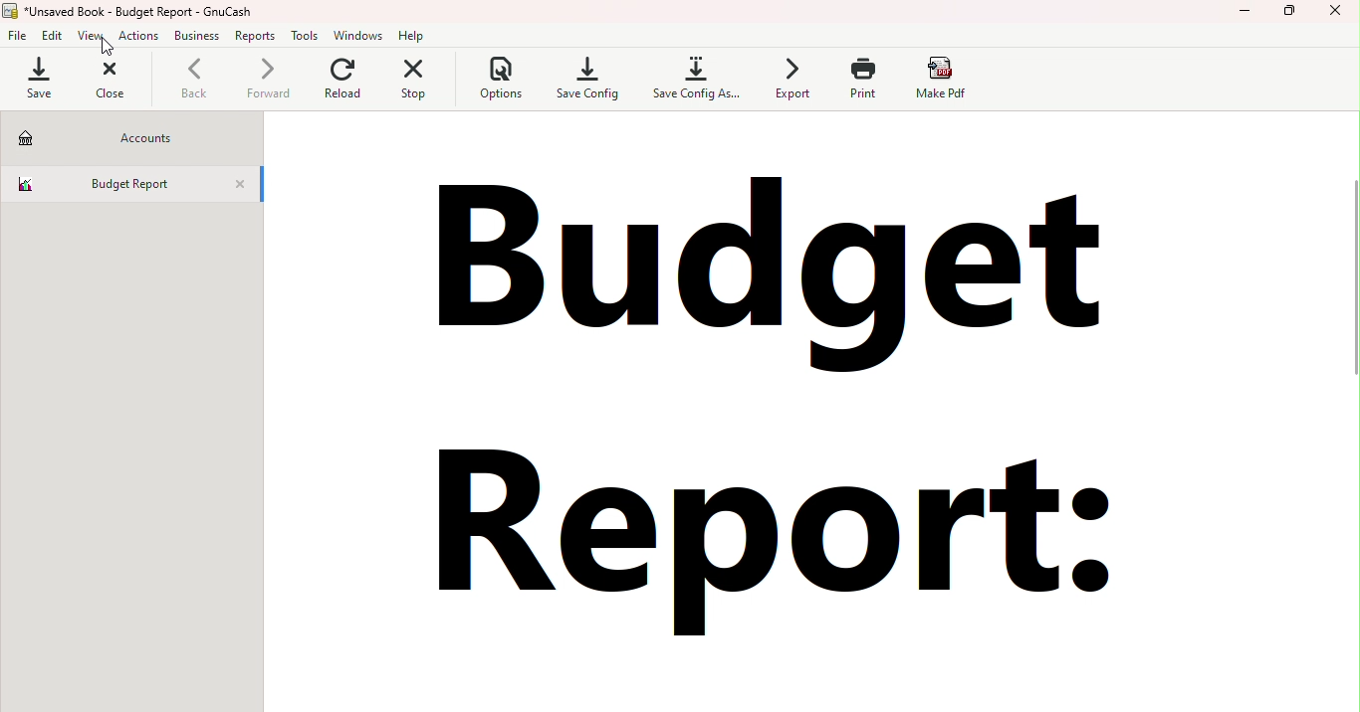  I want to click on Close, so click(240, 188).